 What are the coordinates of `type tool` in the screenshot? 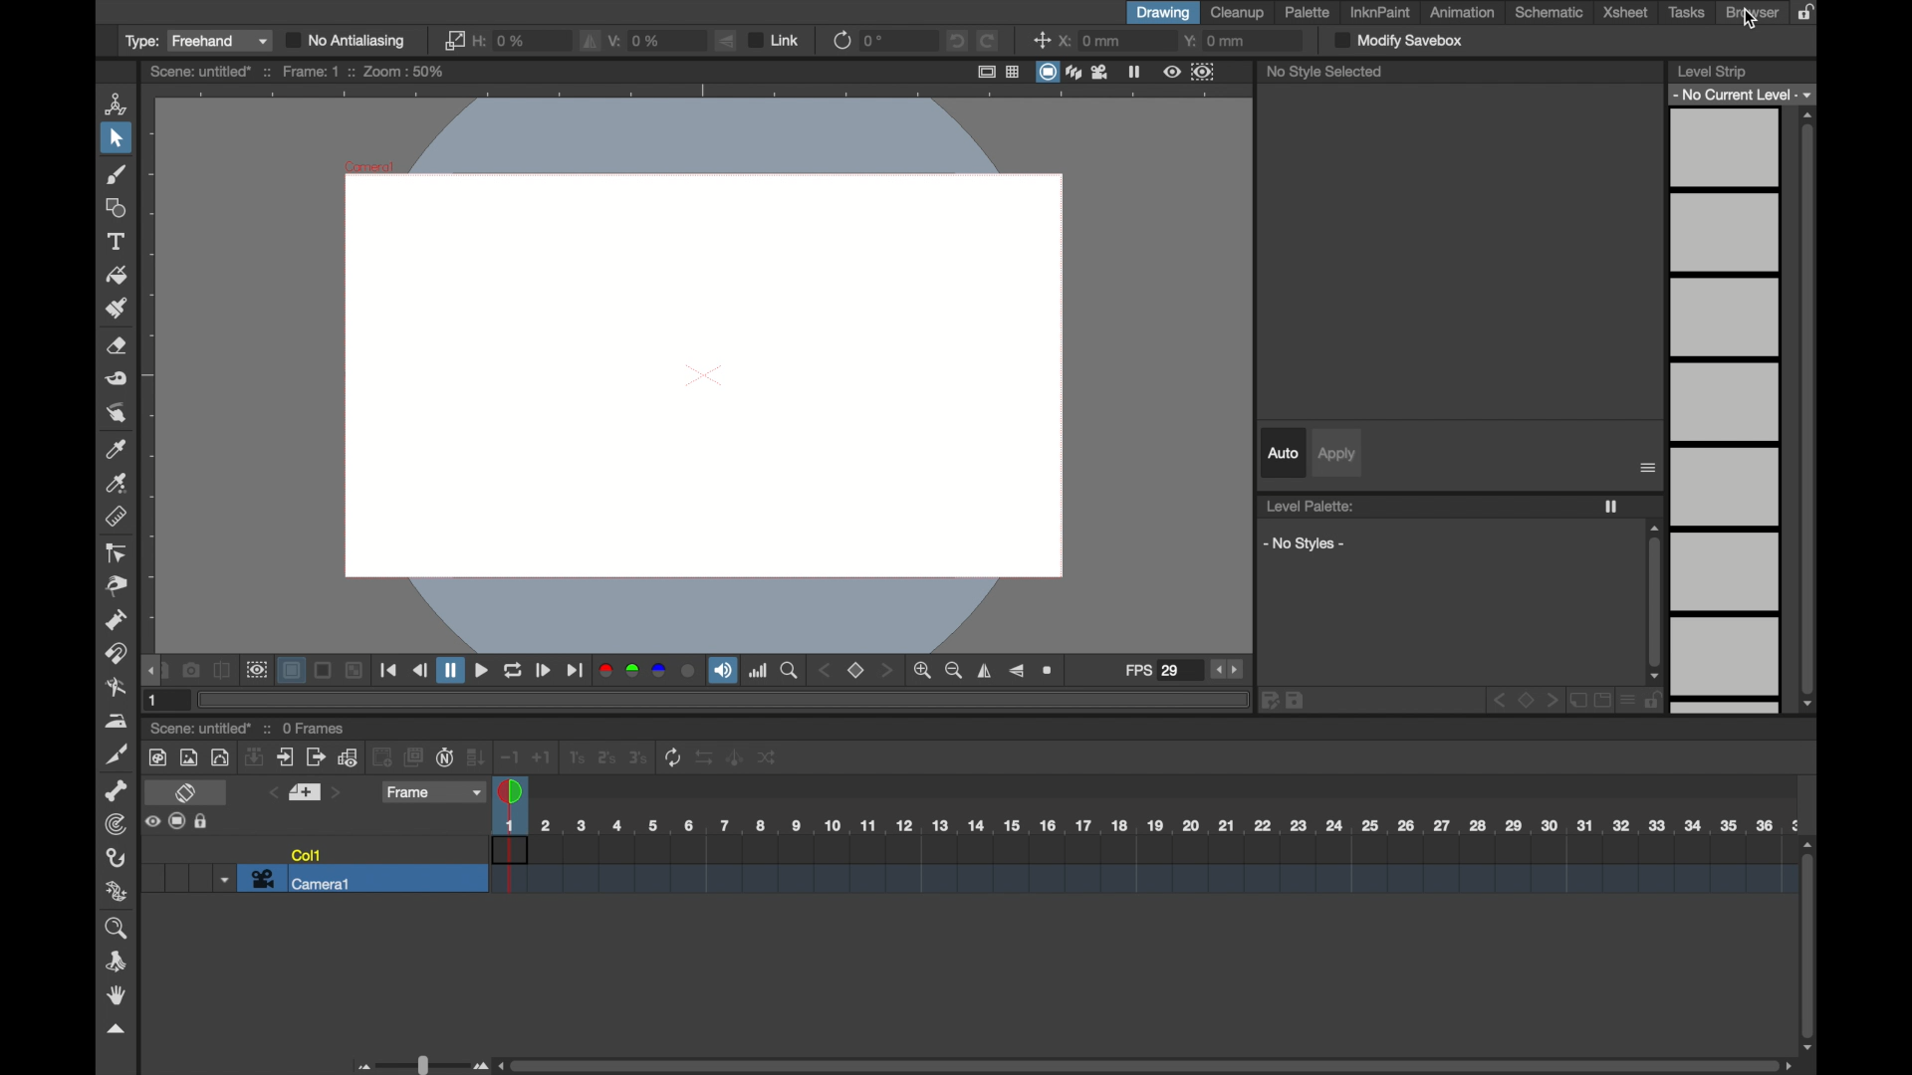 It's located at (119, 241).